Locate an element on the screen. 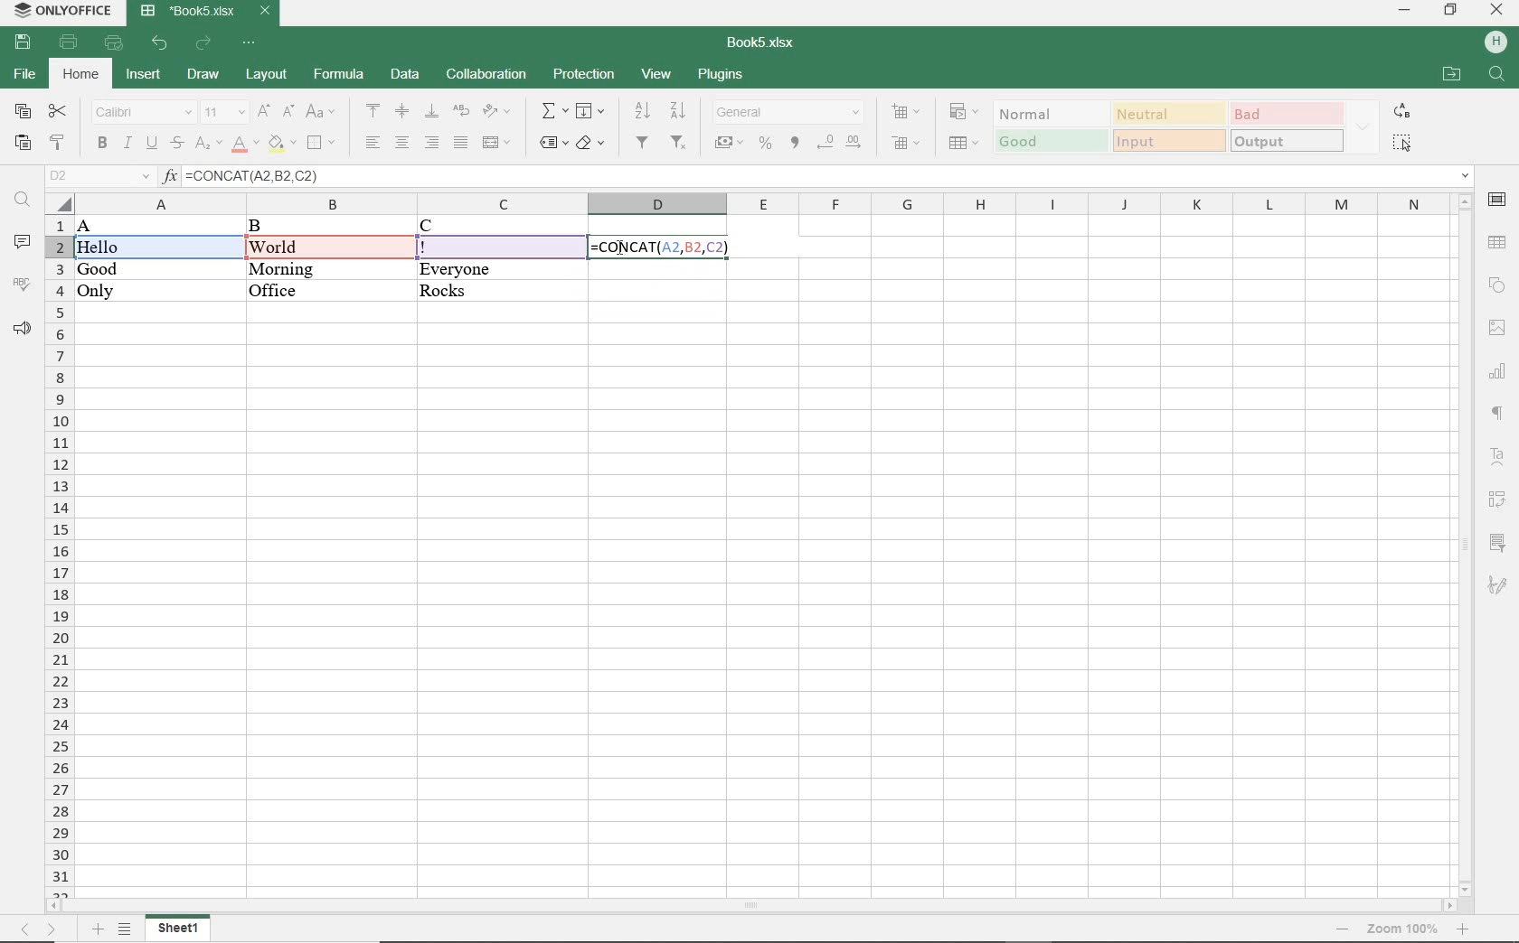 The image size is (1519, 943). NAMED RANGES is located at coordinates (551, 143).